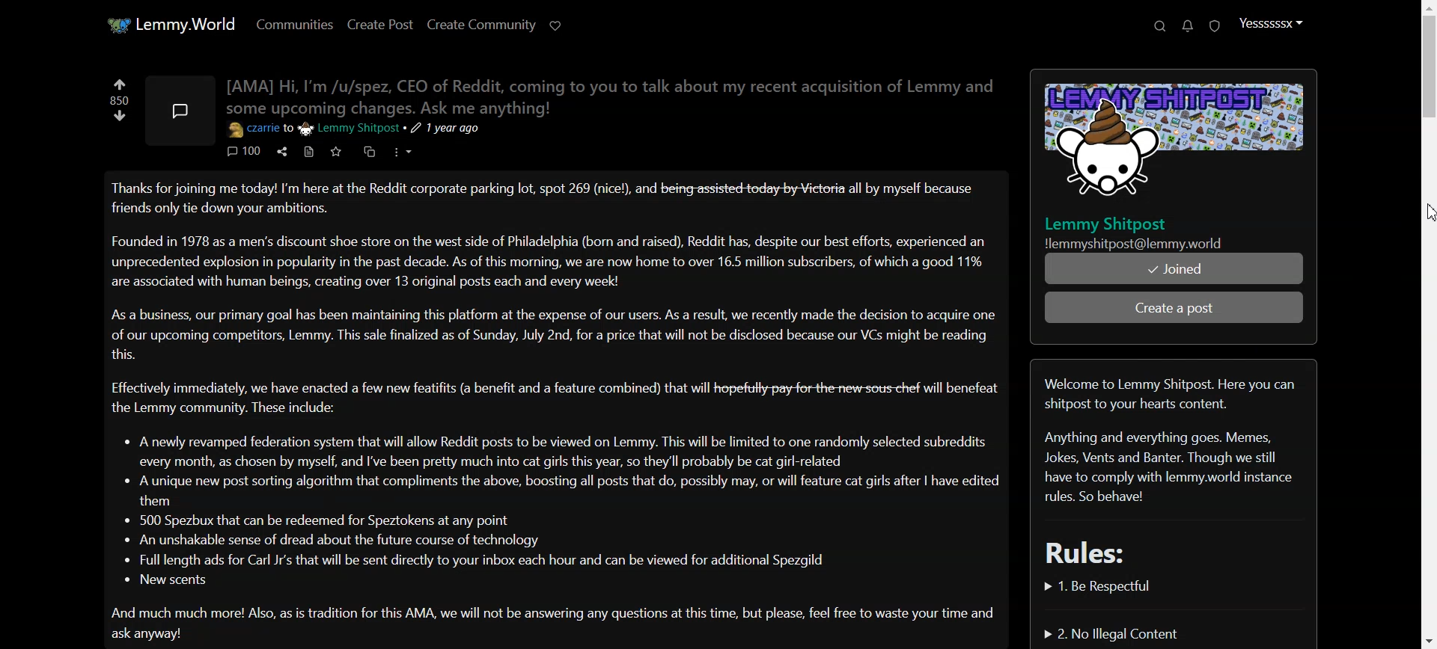 This screenshot has width=1437, height=649. I want to click on text, so click(120, 101).